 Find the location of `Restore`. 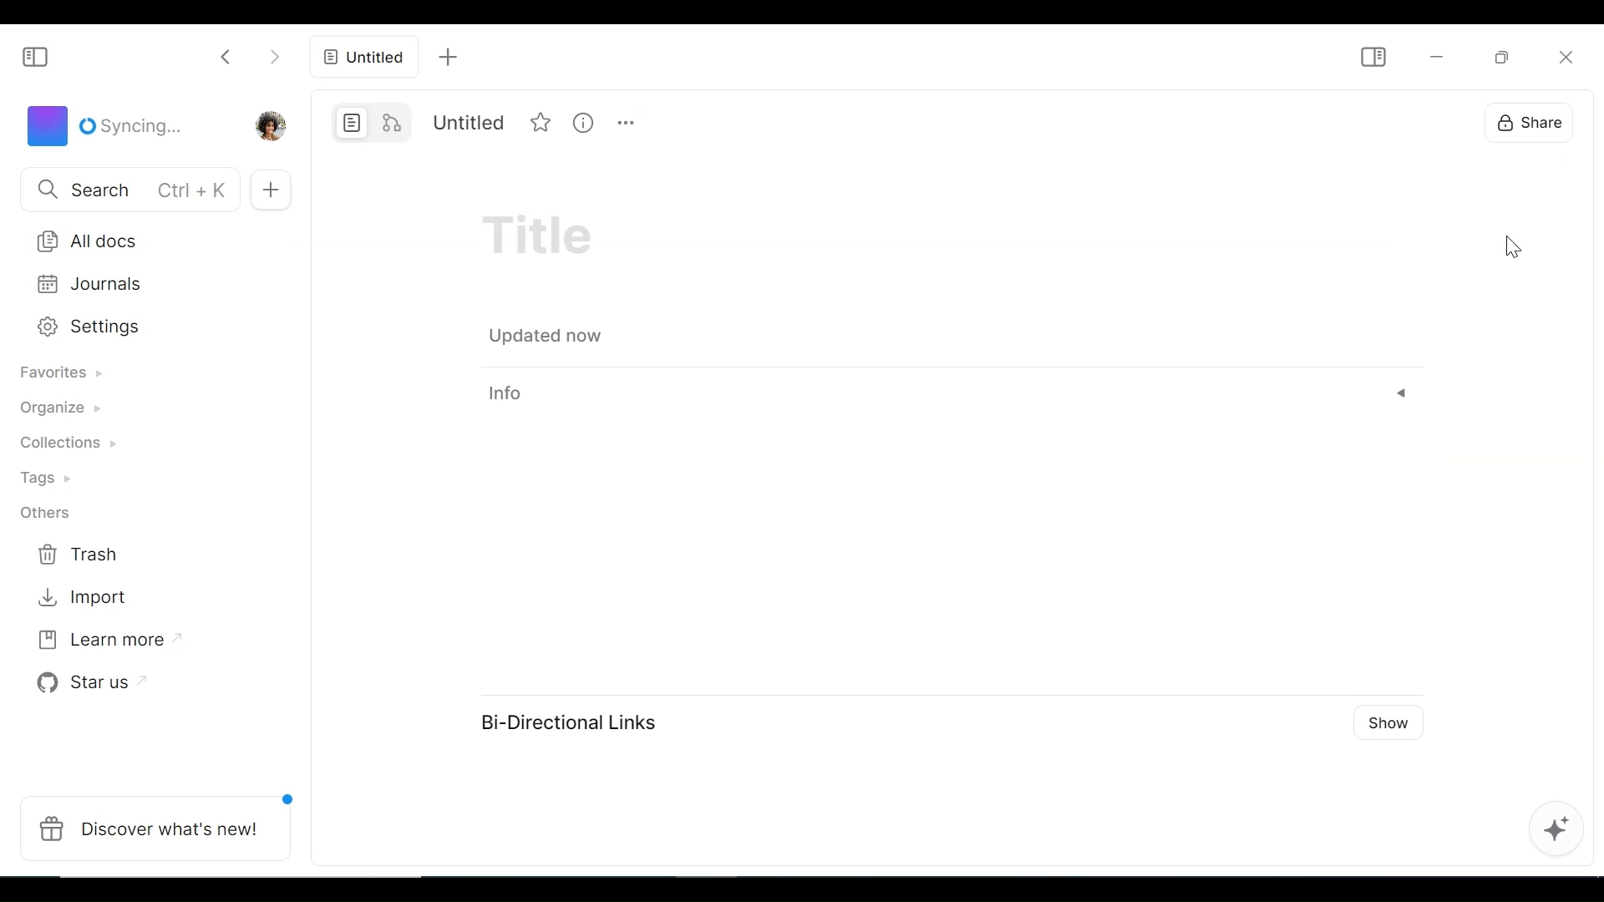

Restore is located at coordinates (1500, 56).